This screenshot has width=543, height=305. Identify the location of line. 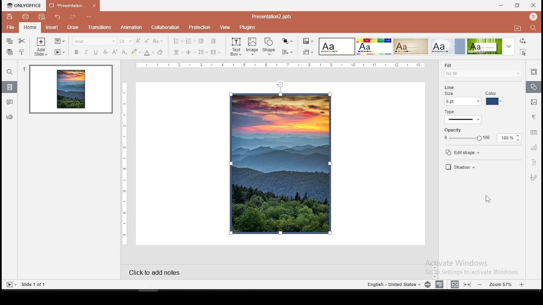
(450, 87).